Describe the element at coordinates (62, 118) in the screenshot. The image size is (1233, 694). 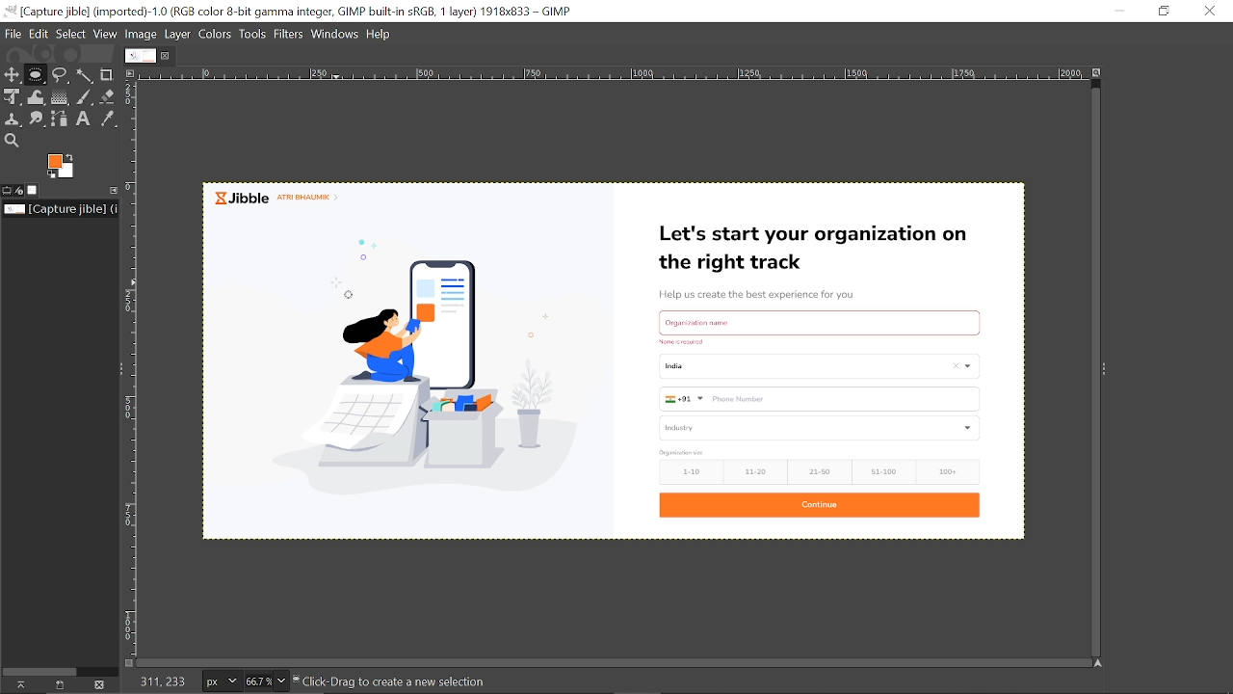
I see `Paths tool` at that location.